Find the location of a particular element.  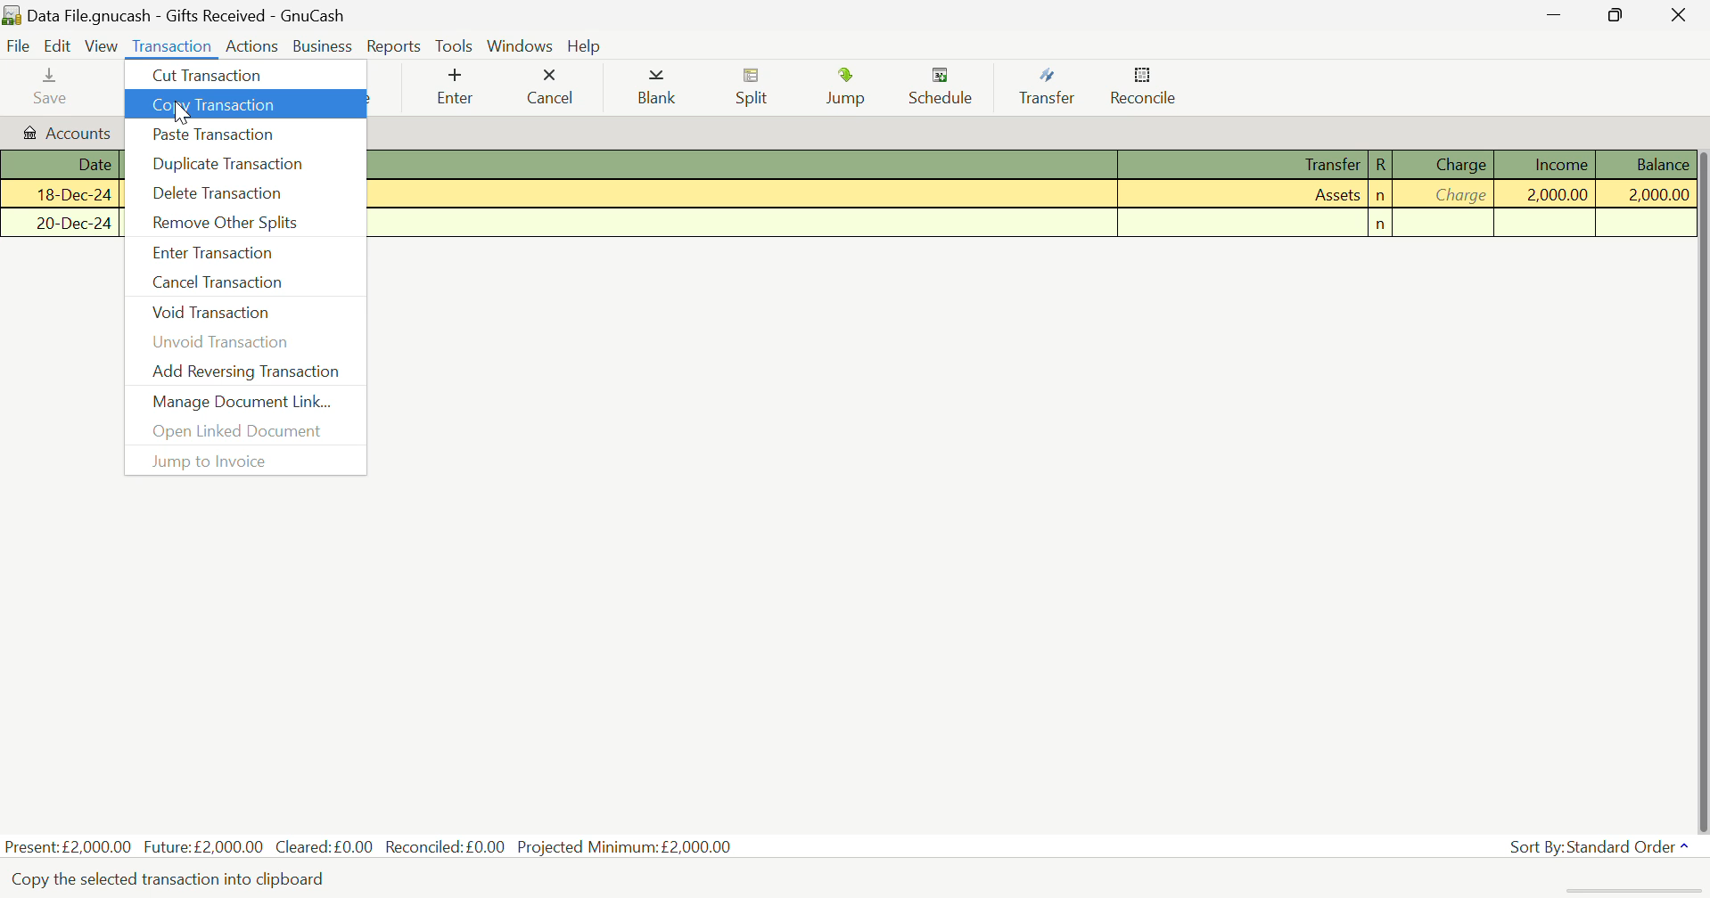

n is located at coordinates (1381, 224).